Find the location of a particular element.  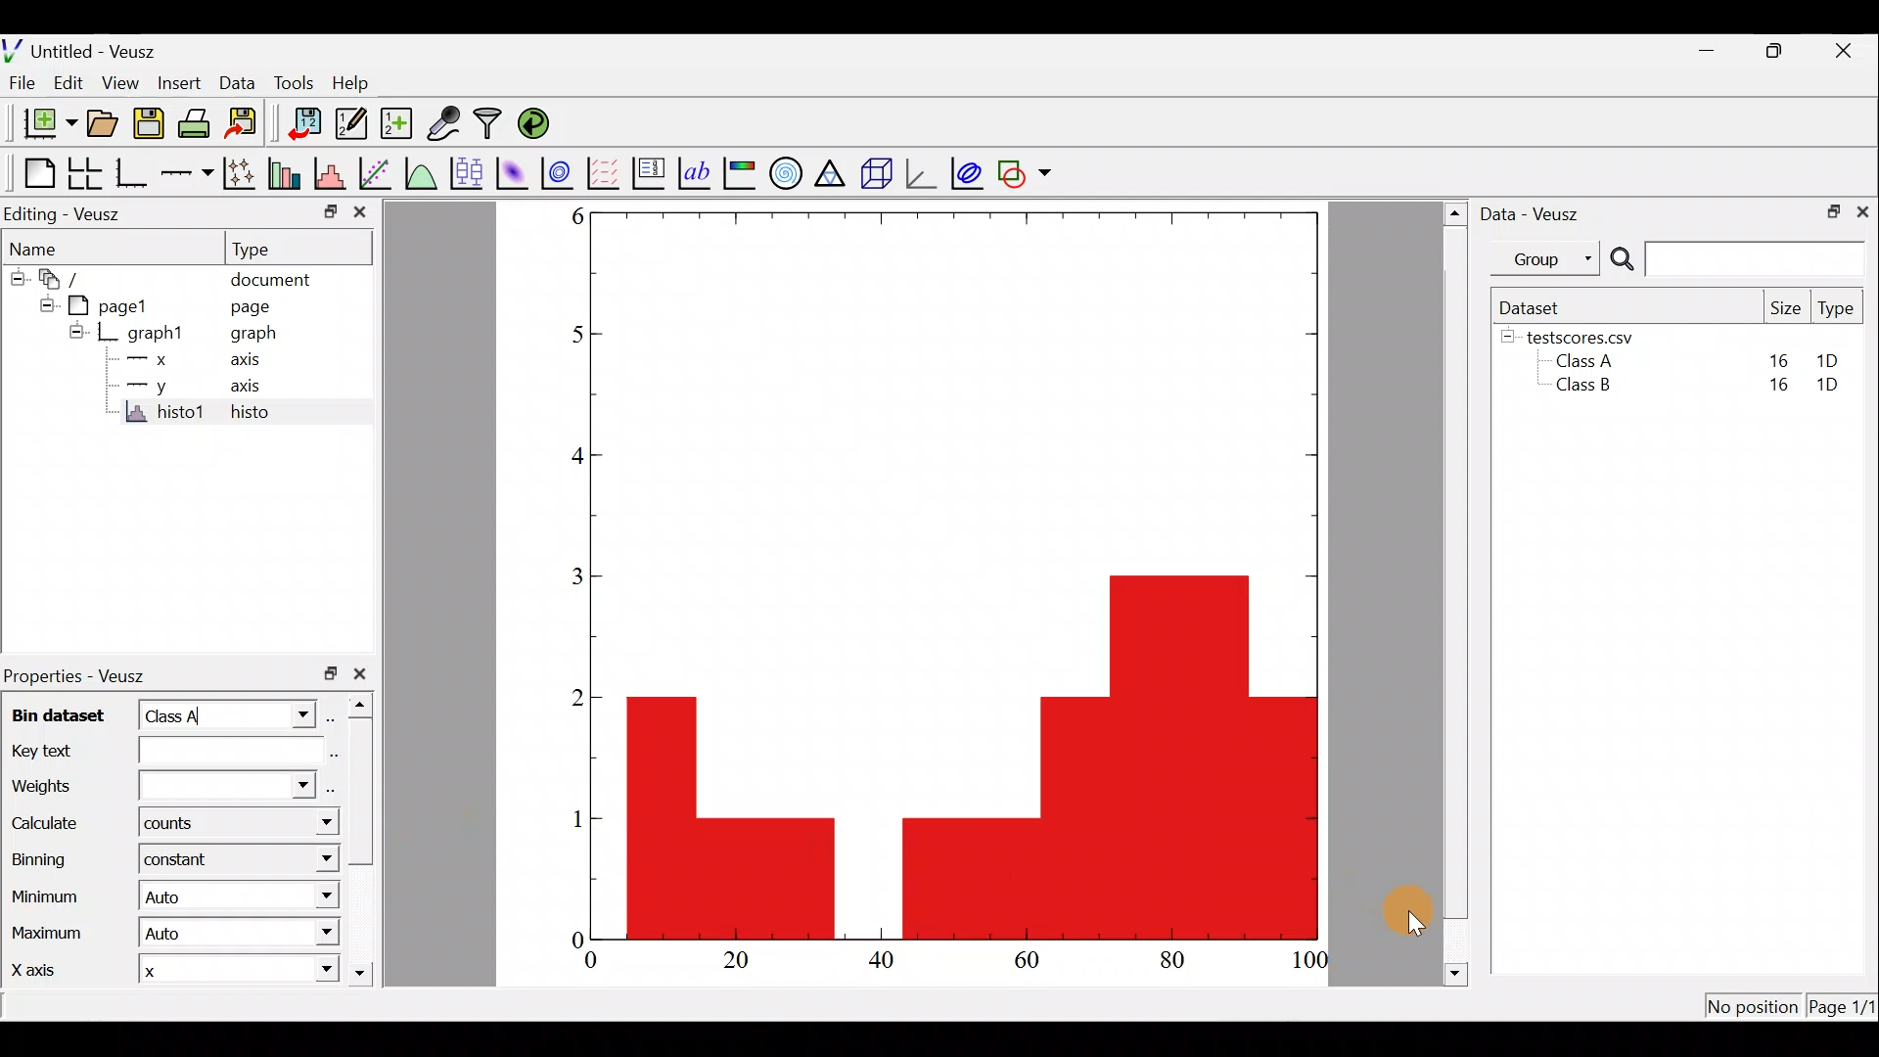

x is located at coordinates (162, 973).